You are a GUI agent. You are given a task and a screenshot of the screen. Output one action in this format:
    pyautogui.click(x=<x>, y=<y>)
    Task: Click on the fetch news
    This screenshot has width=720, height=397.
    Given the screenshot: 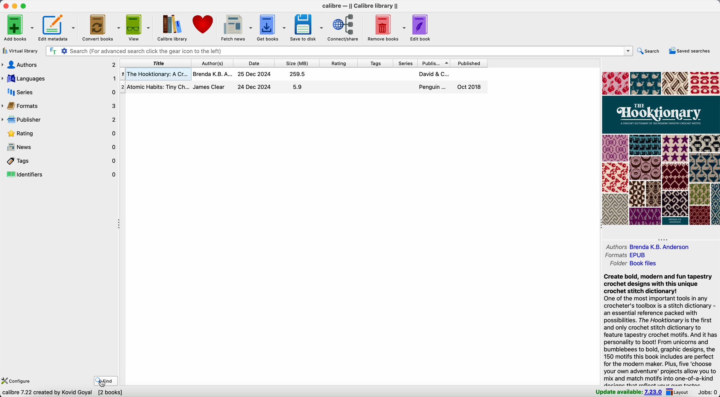 What is the action you would take?
    pyautogui.click(x=235, y=29)
    